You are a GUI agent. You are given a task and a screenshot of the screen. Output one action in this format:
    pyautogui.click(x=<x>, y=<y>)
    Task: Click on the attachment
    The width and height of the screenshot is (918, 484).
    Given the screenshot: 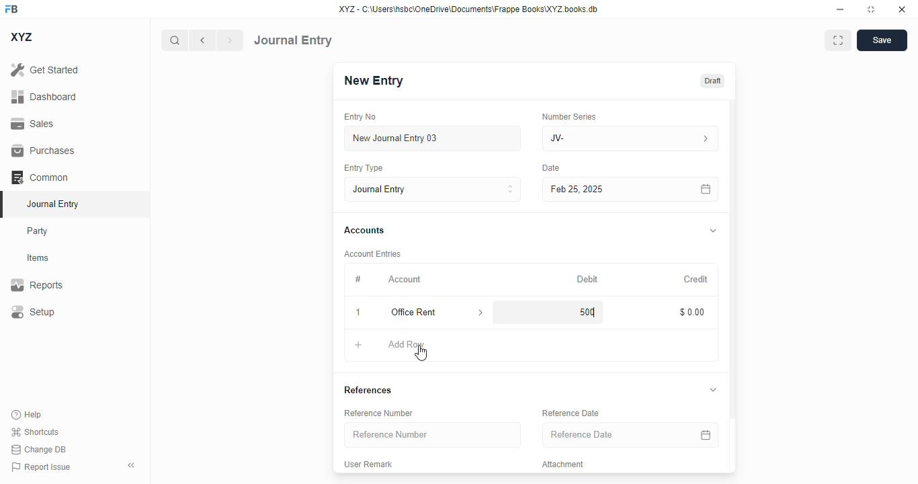 What is the action you would take?
    pyautogui.click(x=563, y=464)
    